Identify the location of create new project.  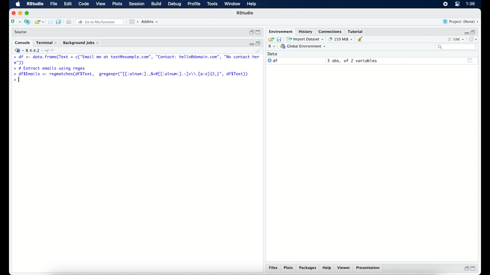
(27, 22).